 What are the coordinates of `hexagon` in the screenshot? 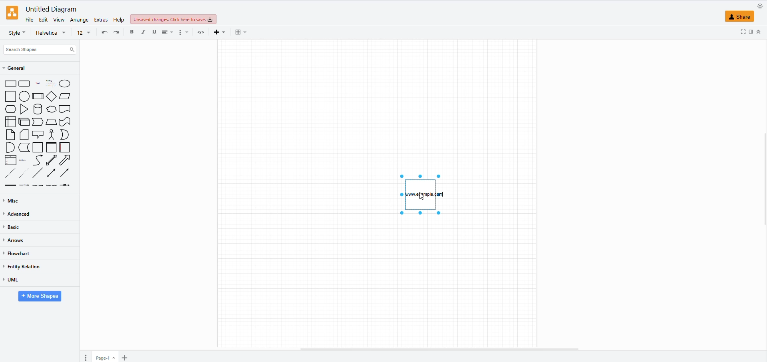 It's located at (11, 110).